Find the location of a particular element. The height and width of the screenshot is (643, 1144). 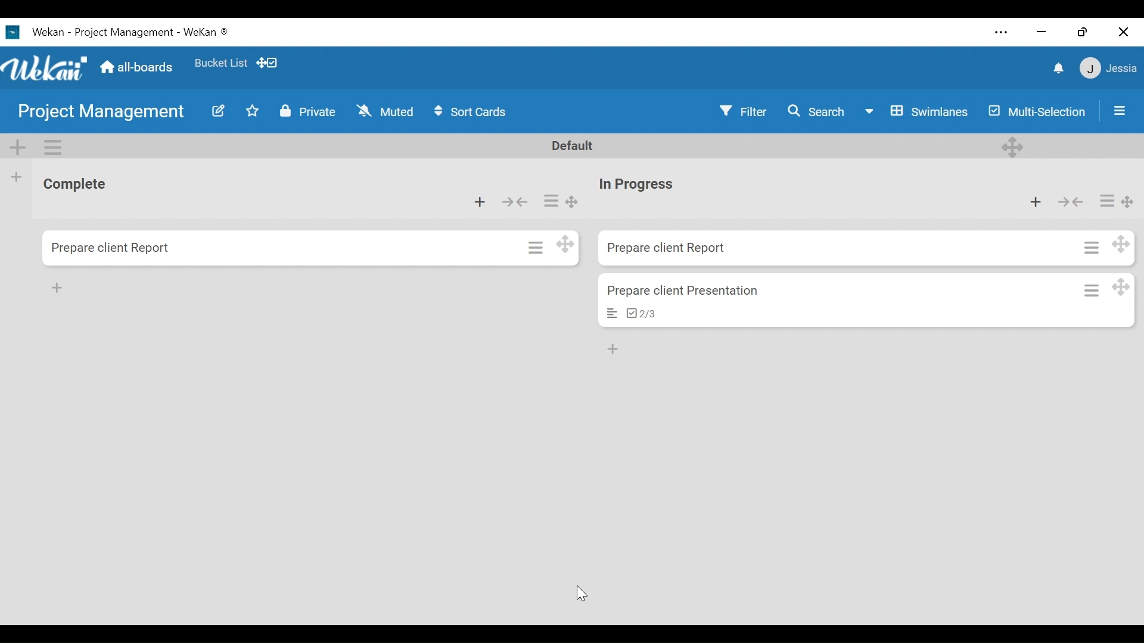

Restore is located at coordinates (1084, 31).